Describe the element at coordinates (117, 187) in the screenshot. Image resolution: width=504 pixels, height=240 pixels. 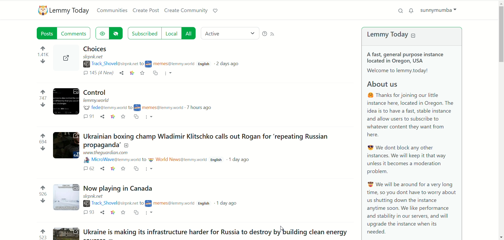
I see `Post on "Now playing in Canada"` at that location.